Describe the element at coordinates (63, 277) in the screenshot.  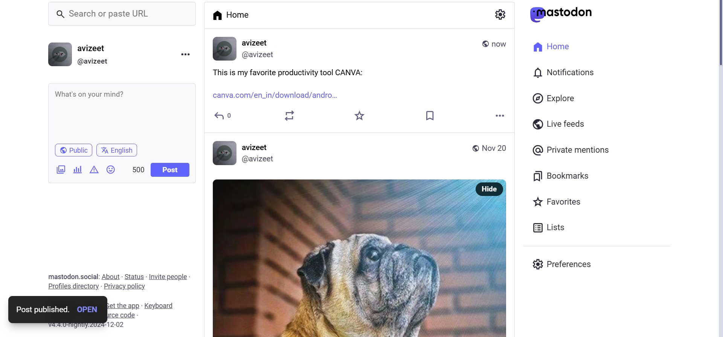
I see `mastodon social` at that location.